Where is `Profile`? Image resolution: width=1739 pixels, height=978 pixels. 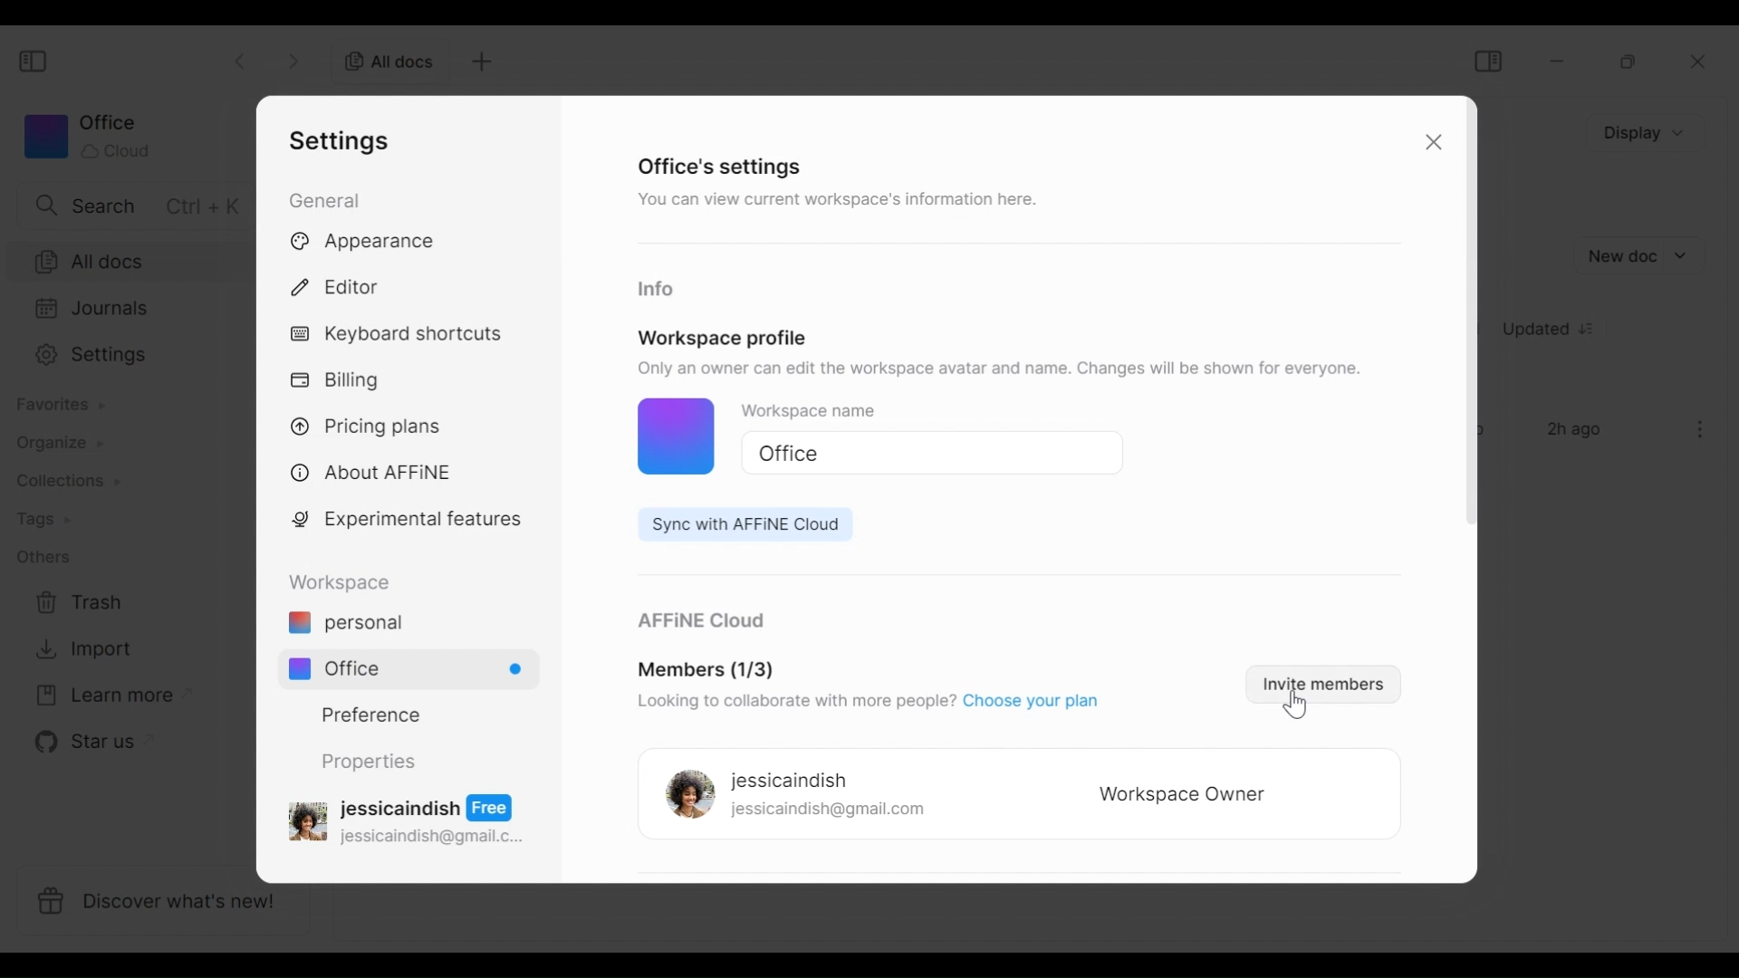 Profile is located at coordinates (665, 438).